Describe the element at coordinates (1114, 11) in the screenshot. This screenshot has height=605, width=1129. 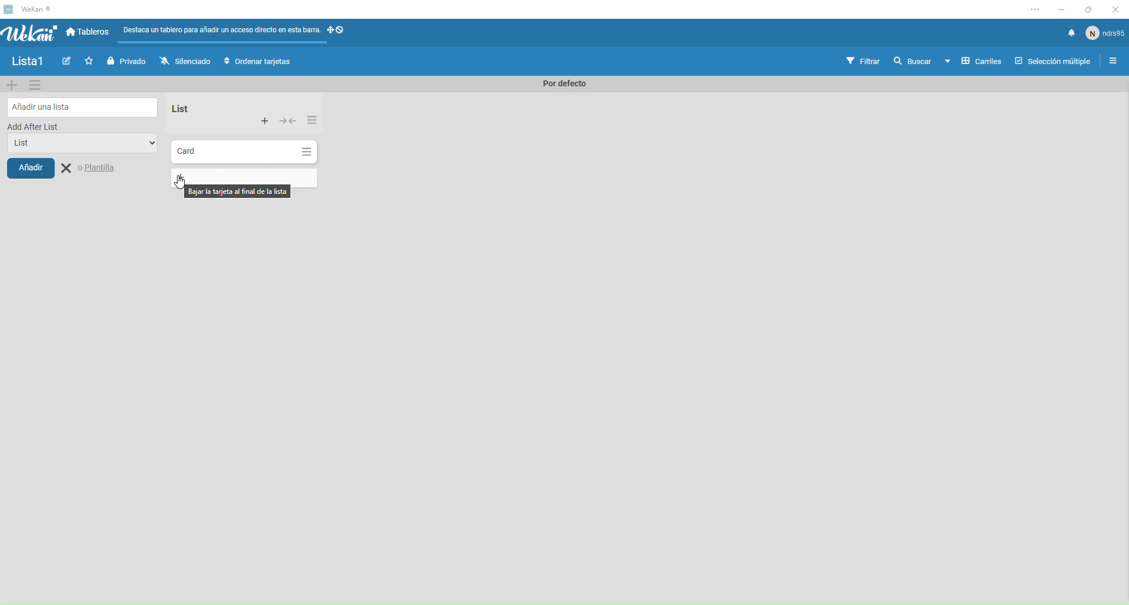
I see `close` at that location.